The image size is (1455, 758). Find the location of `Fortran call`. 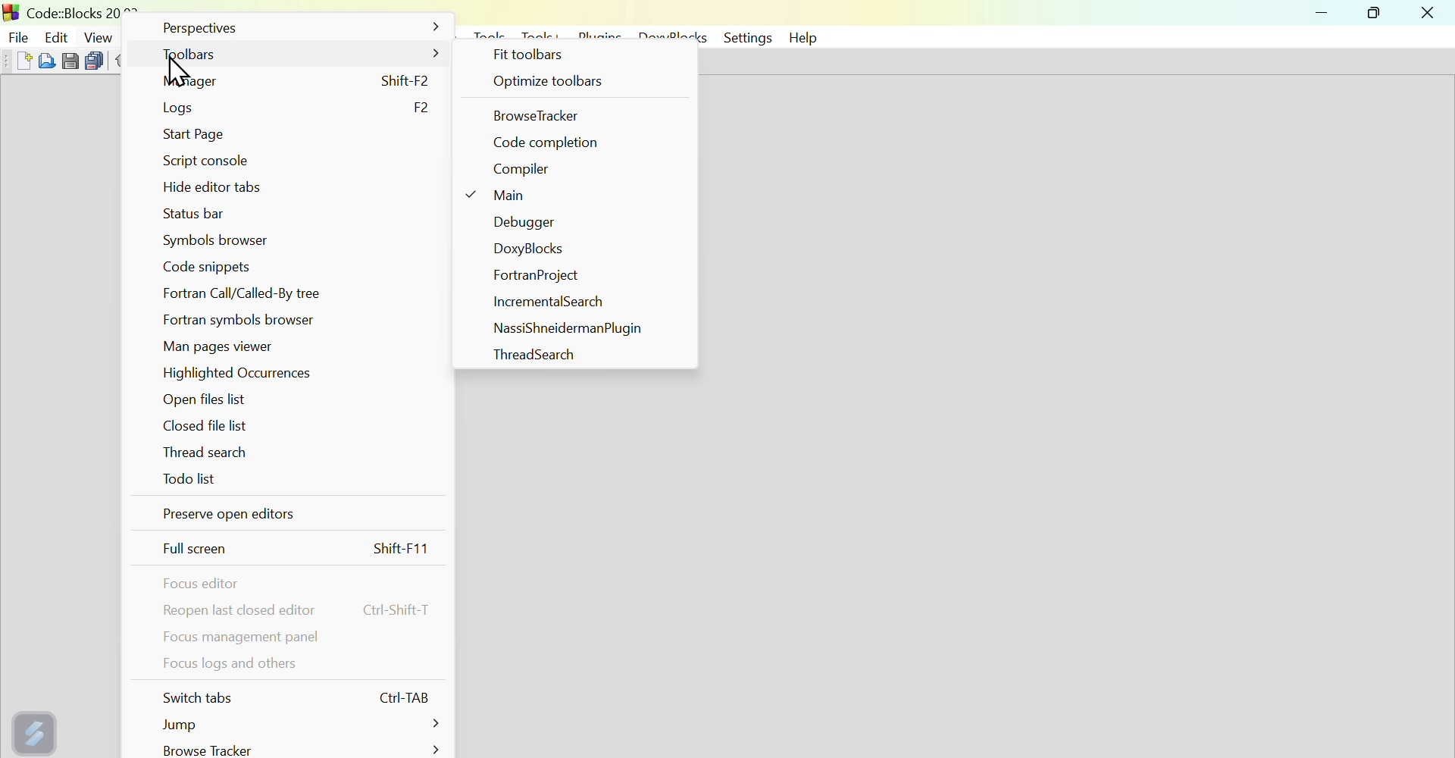

Fortran call is located at coordinates (253, 293).